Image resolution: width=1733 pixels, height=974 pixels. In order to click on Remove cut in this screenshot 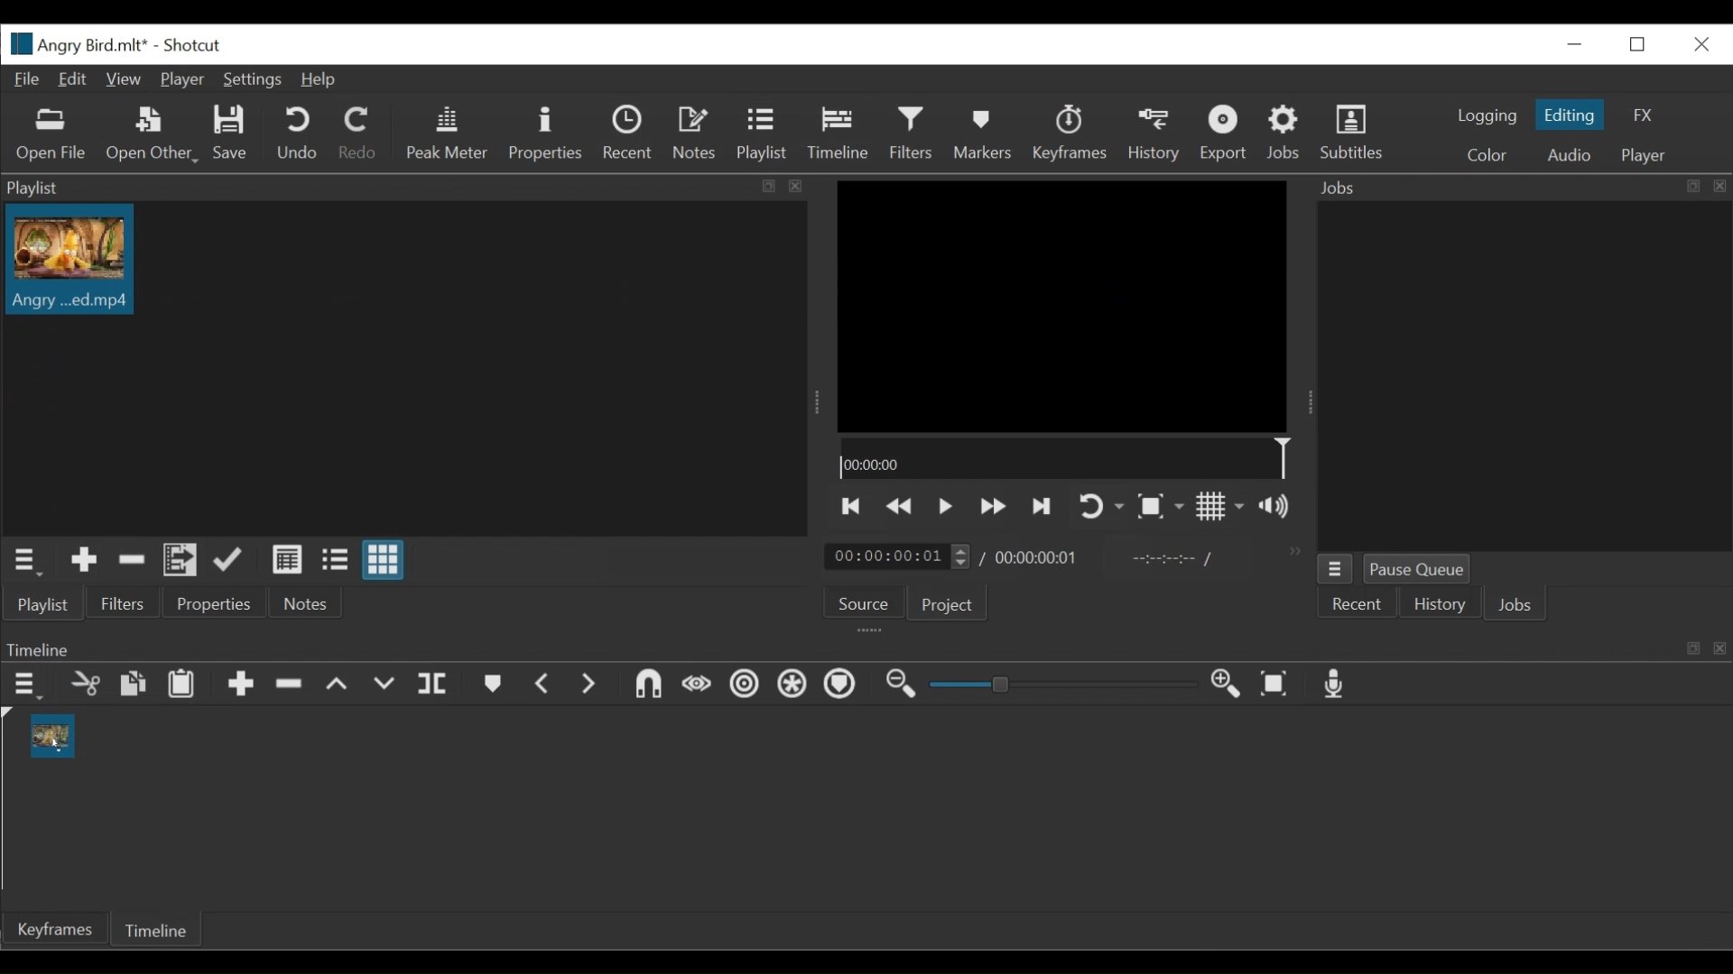, I will do `click(290, 682)`.